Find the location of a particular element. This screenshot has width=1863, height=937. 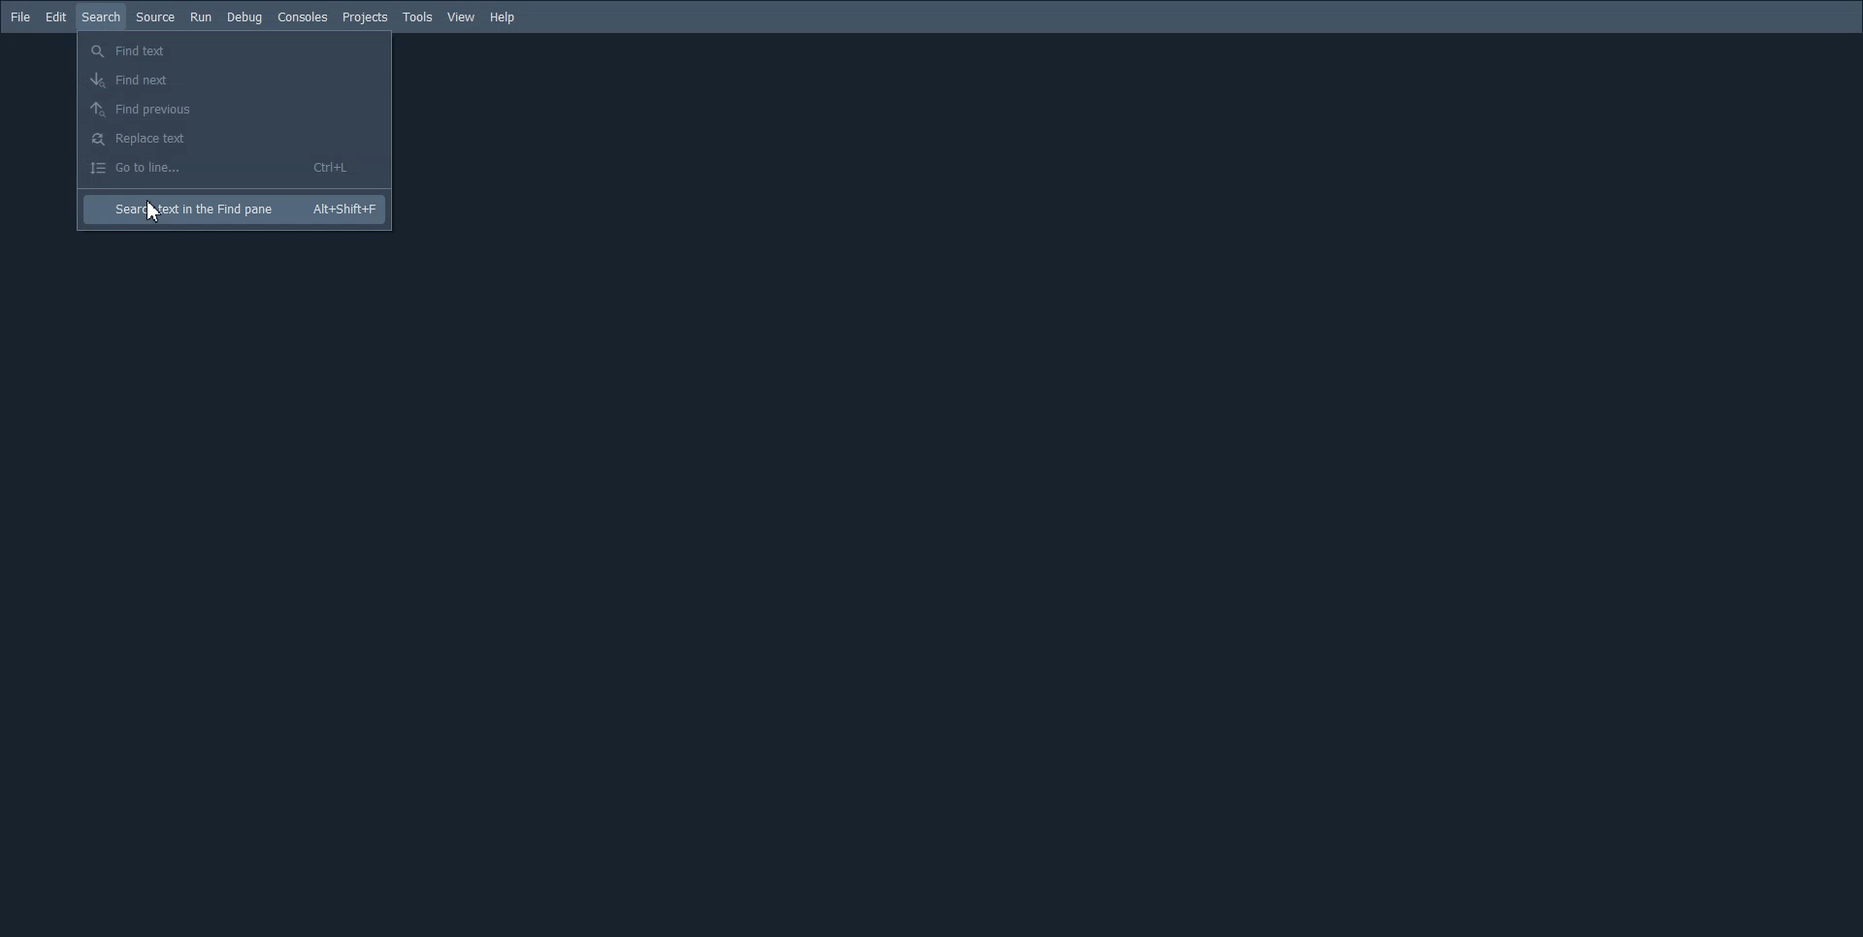

Consoles is located at coordinates (302, 16).